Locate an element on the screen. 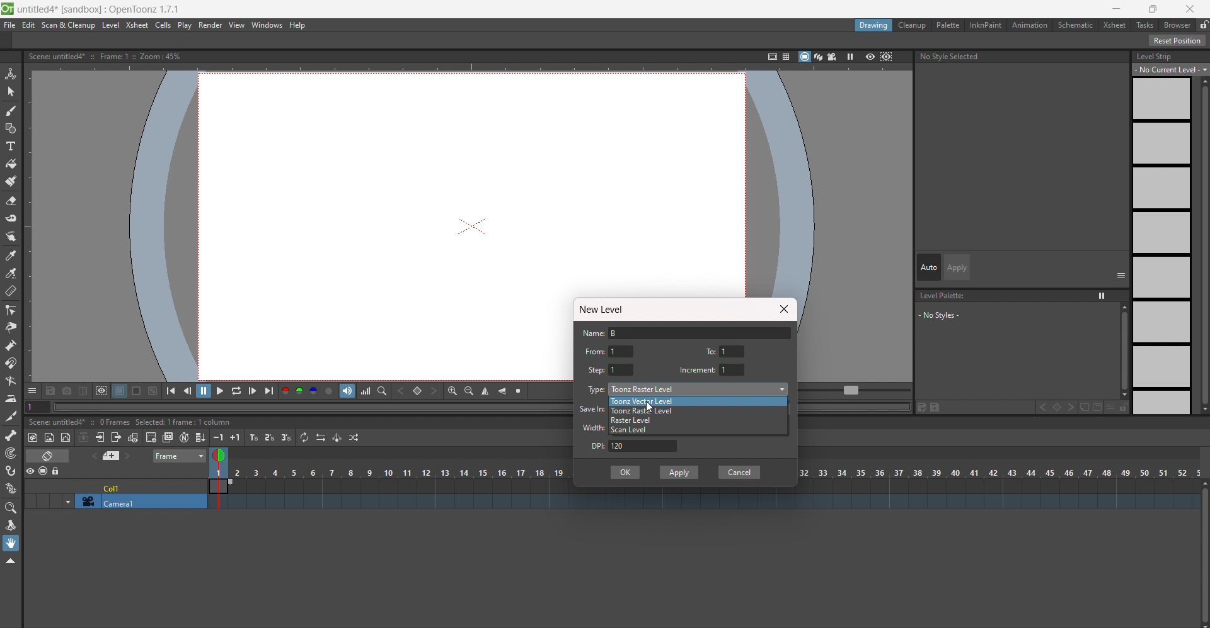  locator is located at coordinates (382, 390).